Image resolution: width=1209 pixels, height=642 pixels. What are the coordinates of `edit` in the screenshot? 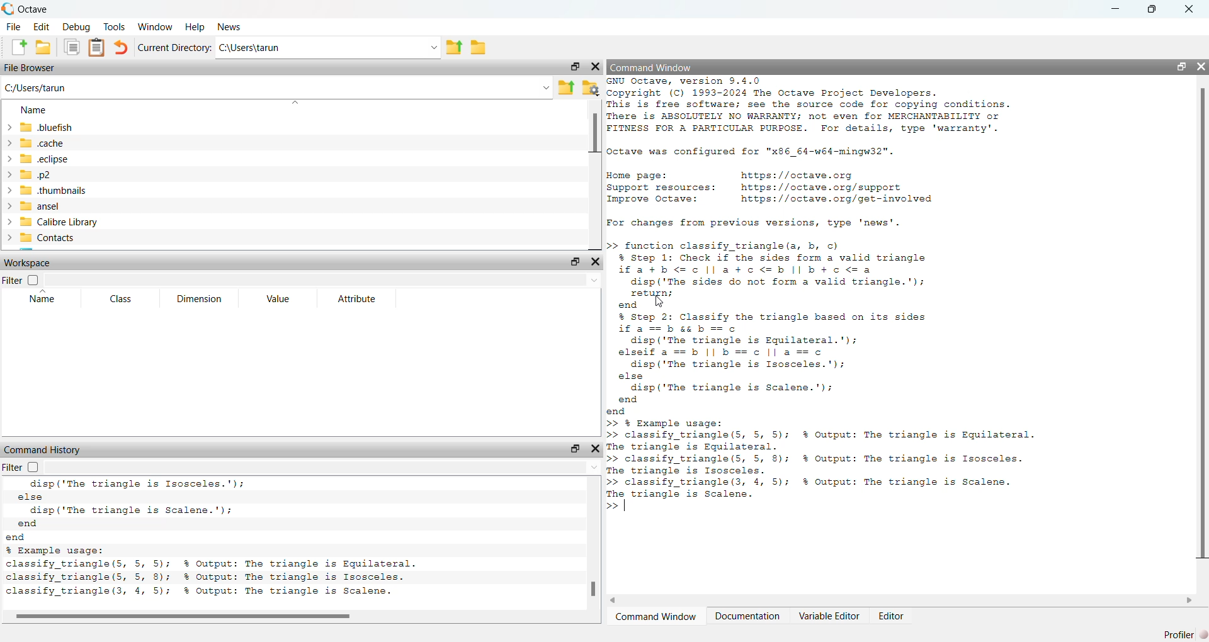 It's located at (41, 26).